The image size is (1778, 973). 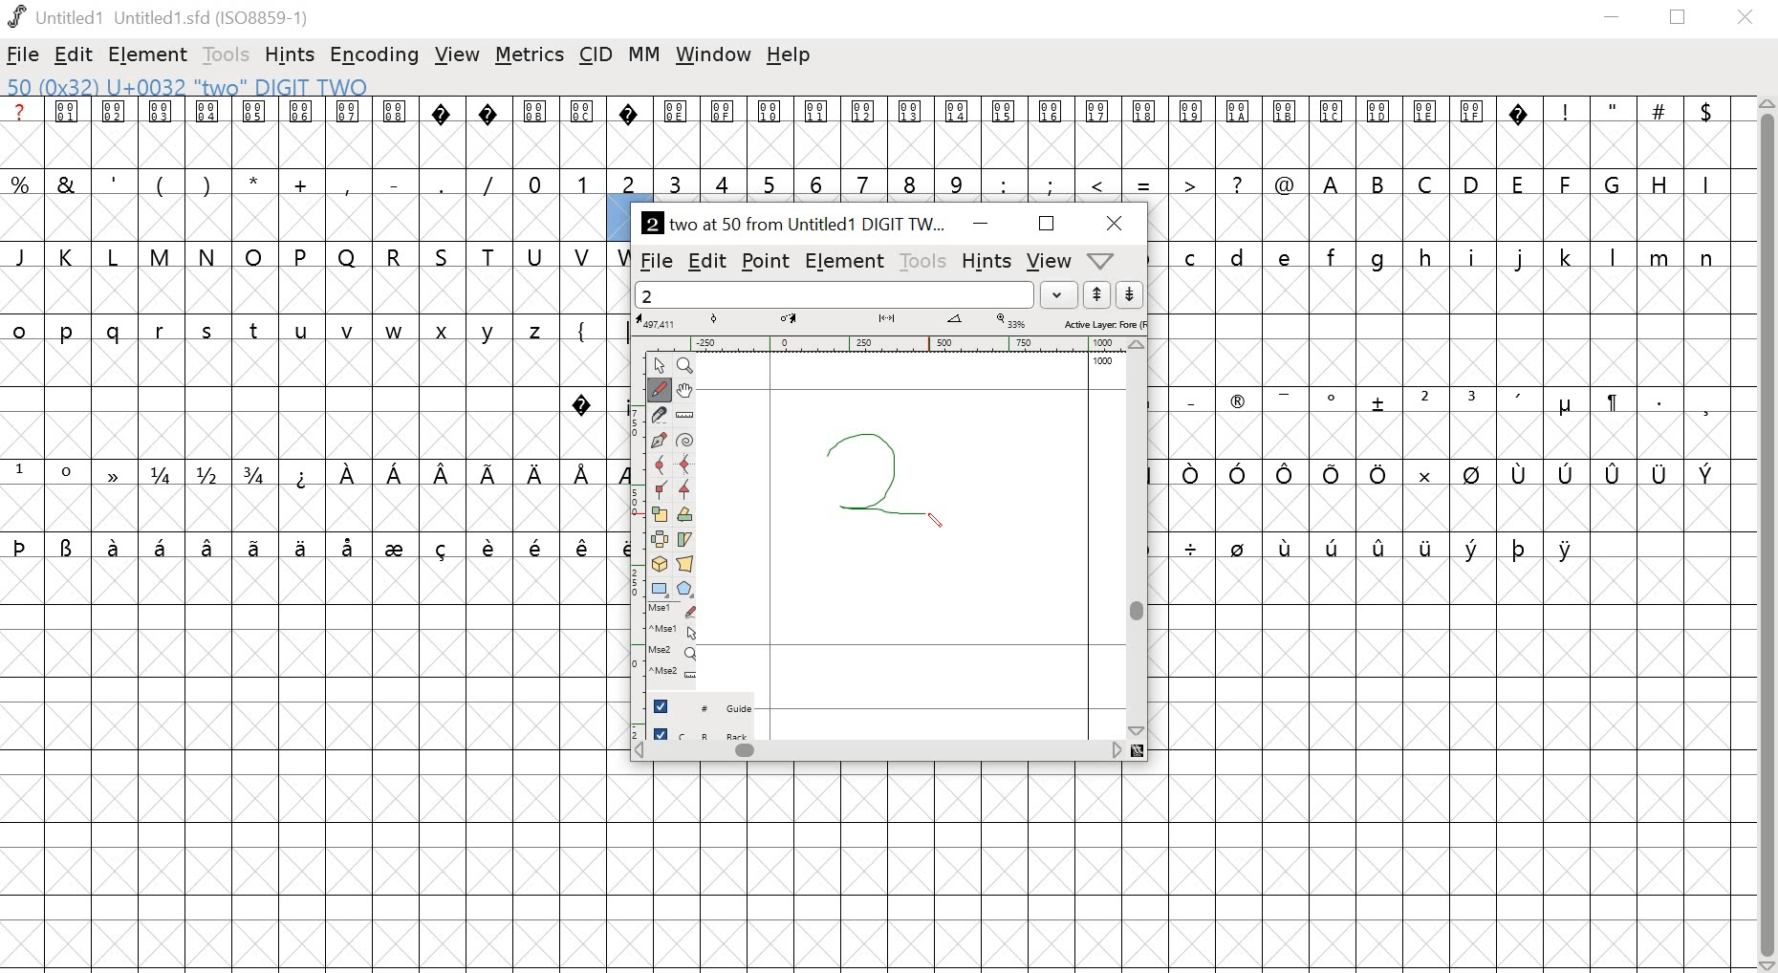 What do you see at coordinates (684, 514) in the screenshot?
I see `rotate` at bounding box center [684, 514].